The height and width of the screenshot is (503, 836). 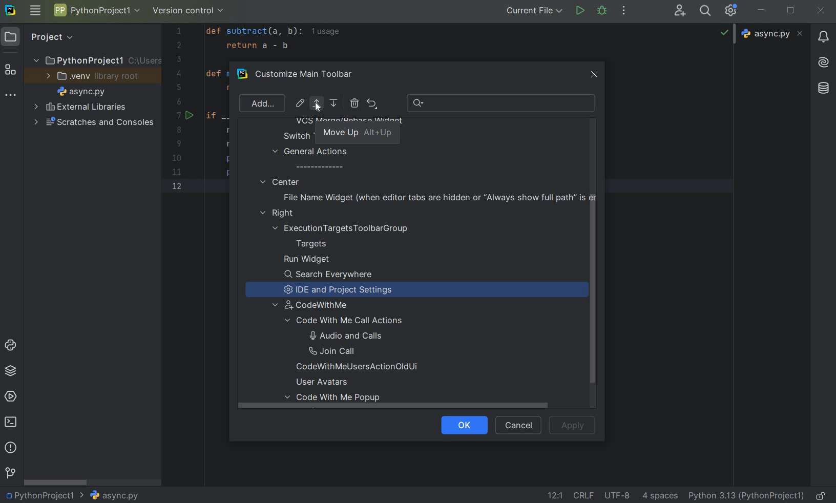 I want to click on PROJECT NAME, so click(x=96, y=59).